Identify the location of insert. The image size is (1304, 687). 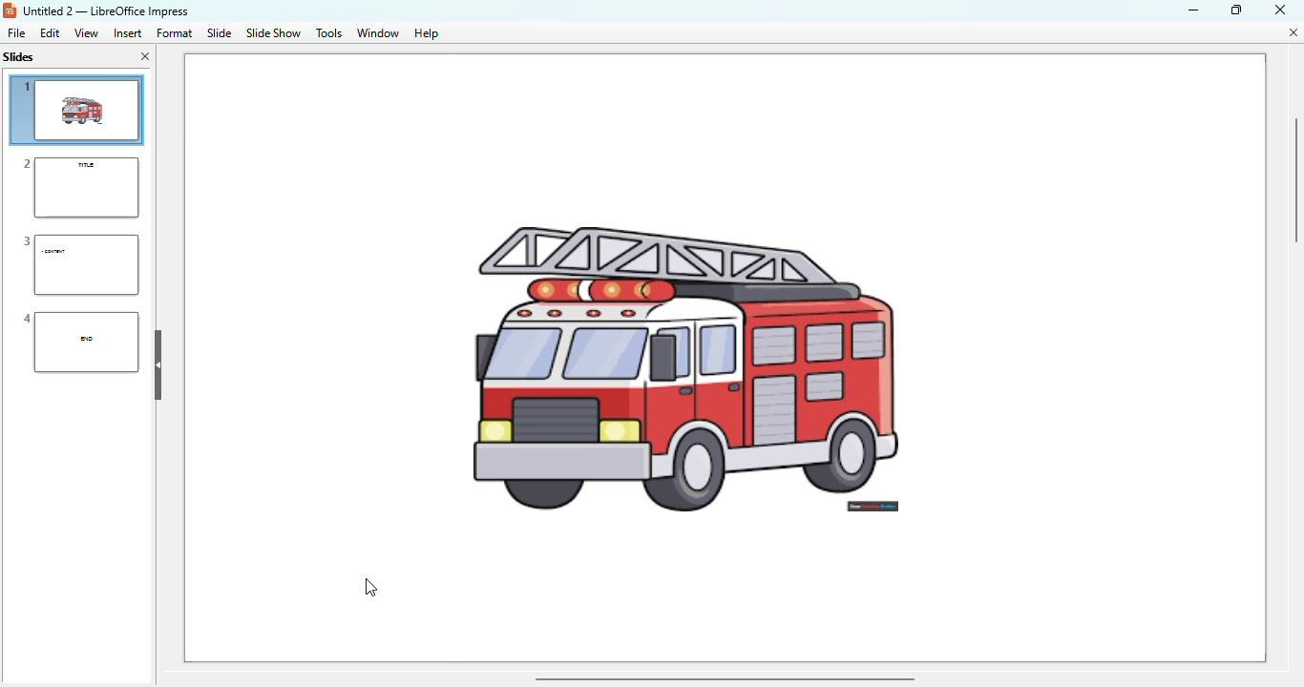
(128, 33).